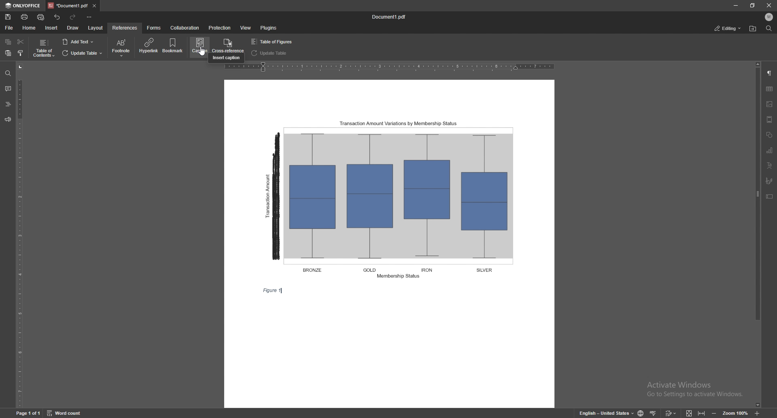  Describe the element at coordinates (671, 413) in the screenshot. I see `track changes` at that location.